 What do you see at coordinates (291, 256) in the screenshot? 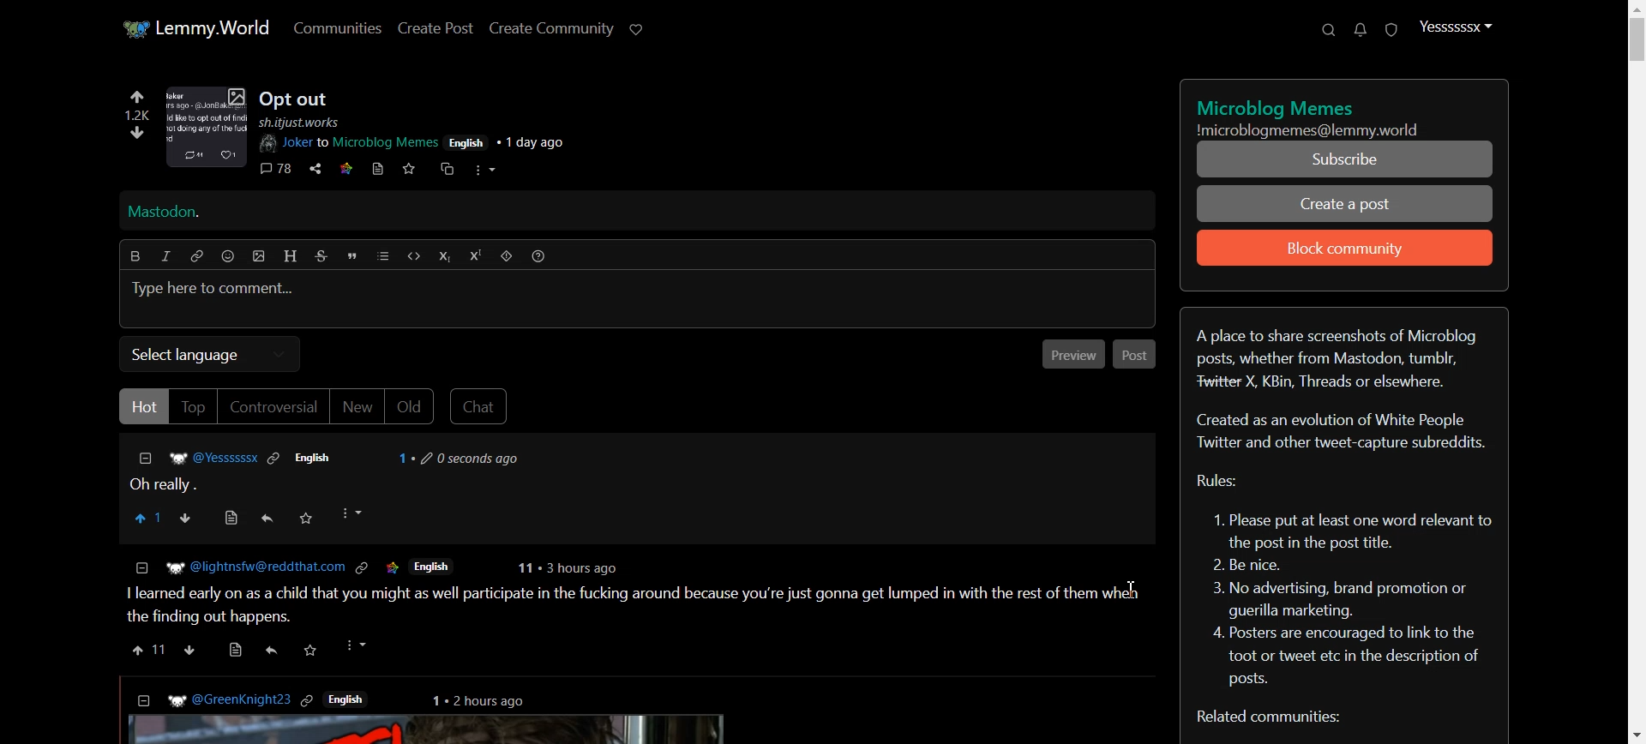
I see `Header` at bounding box center [291, 256].